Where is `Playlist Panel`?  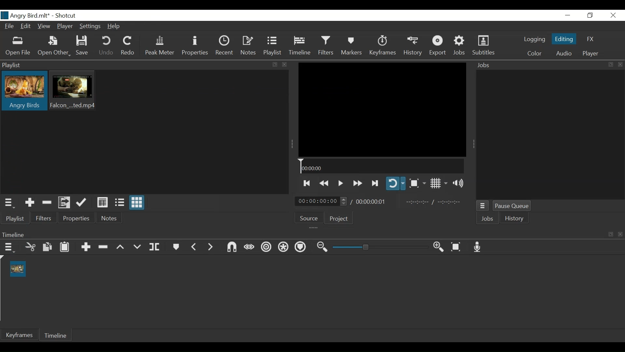
Playlist Panel is located at coordinates (143, 65).